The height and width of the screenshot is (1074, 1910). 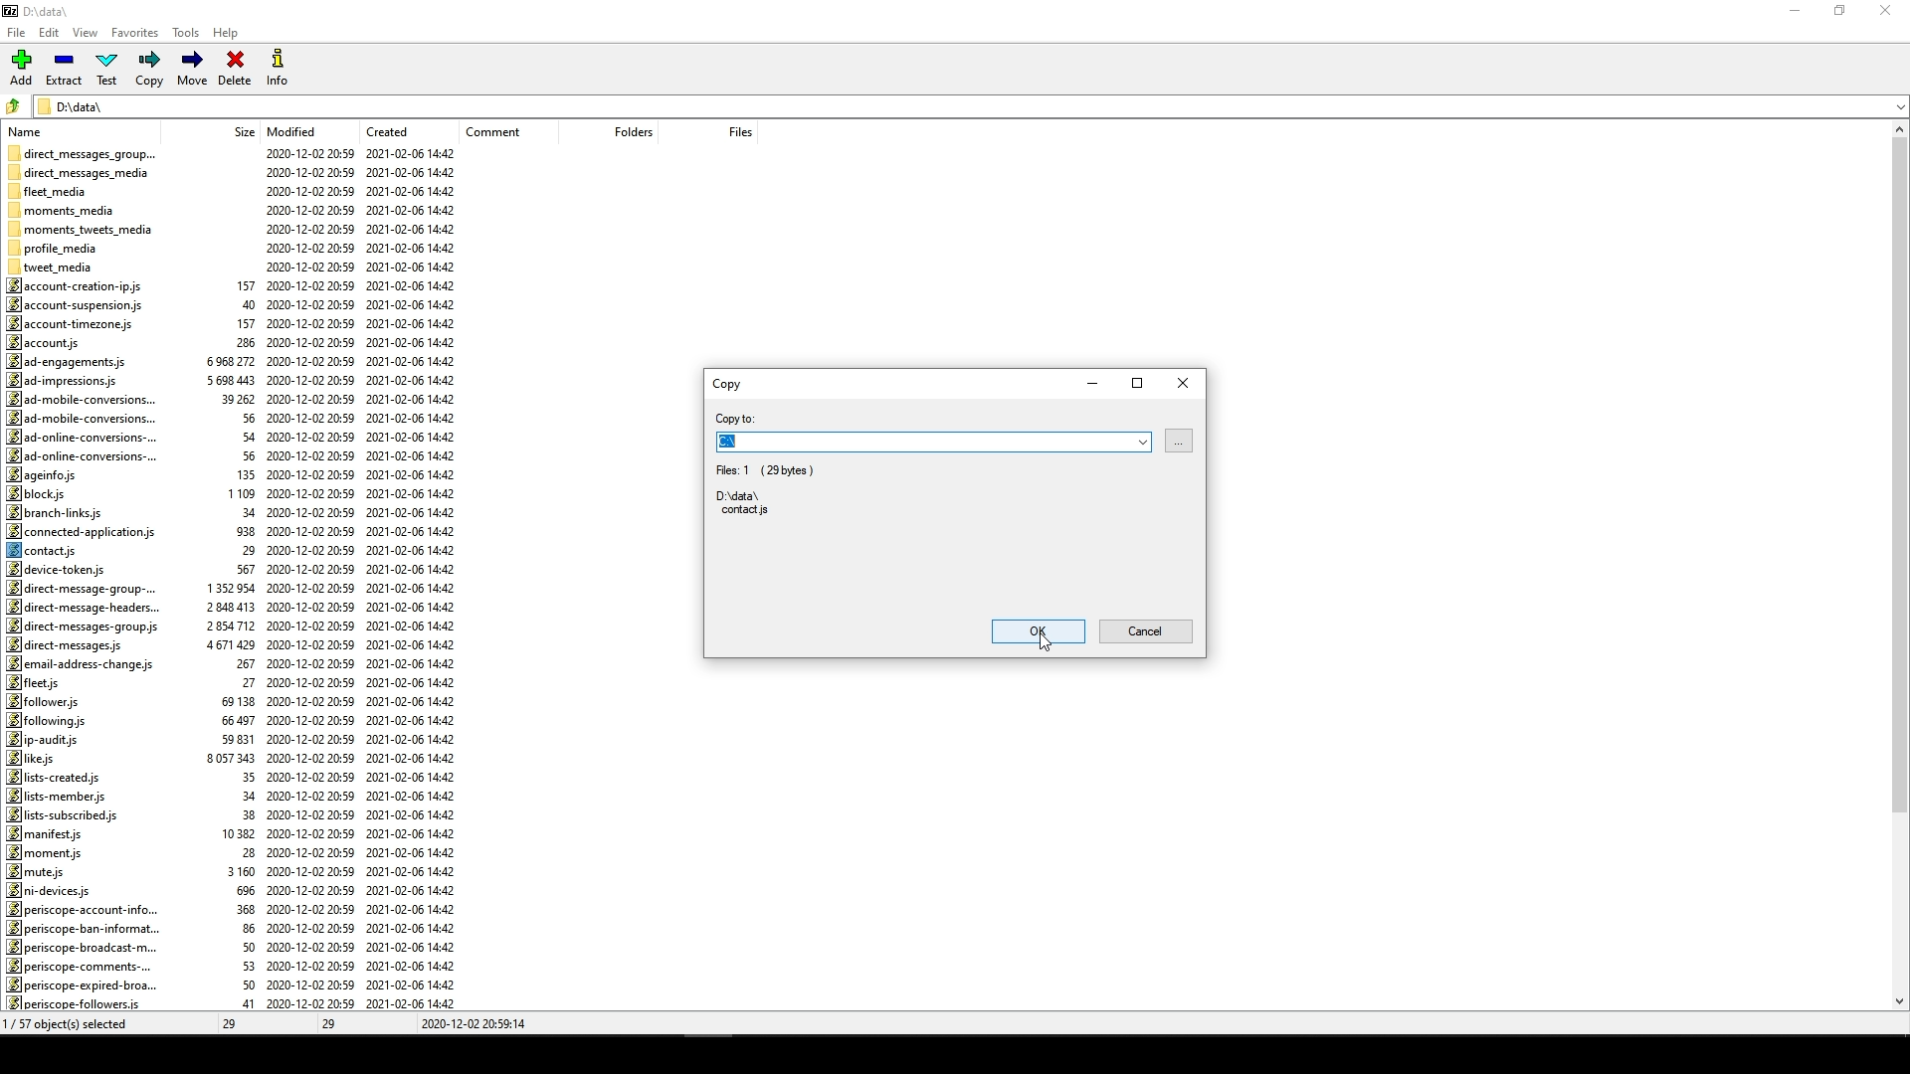 I want to click on name, so click(x=32, y=130).